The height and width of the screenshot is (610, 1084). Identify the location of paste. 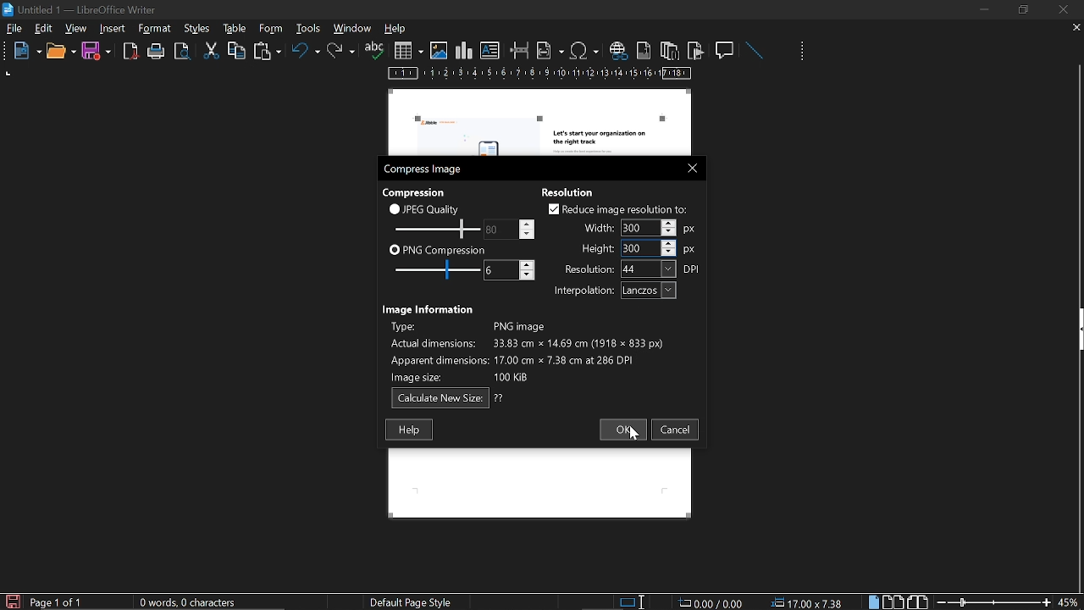
(266, 53).